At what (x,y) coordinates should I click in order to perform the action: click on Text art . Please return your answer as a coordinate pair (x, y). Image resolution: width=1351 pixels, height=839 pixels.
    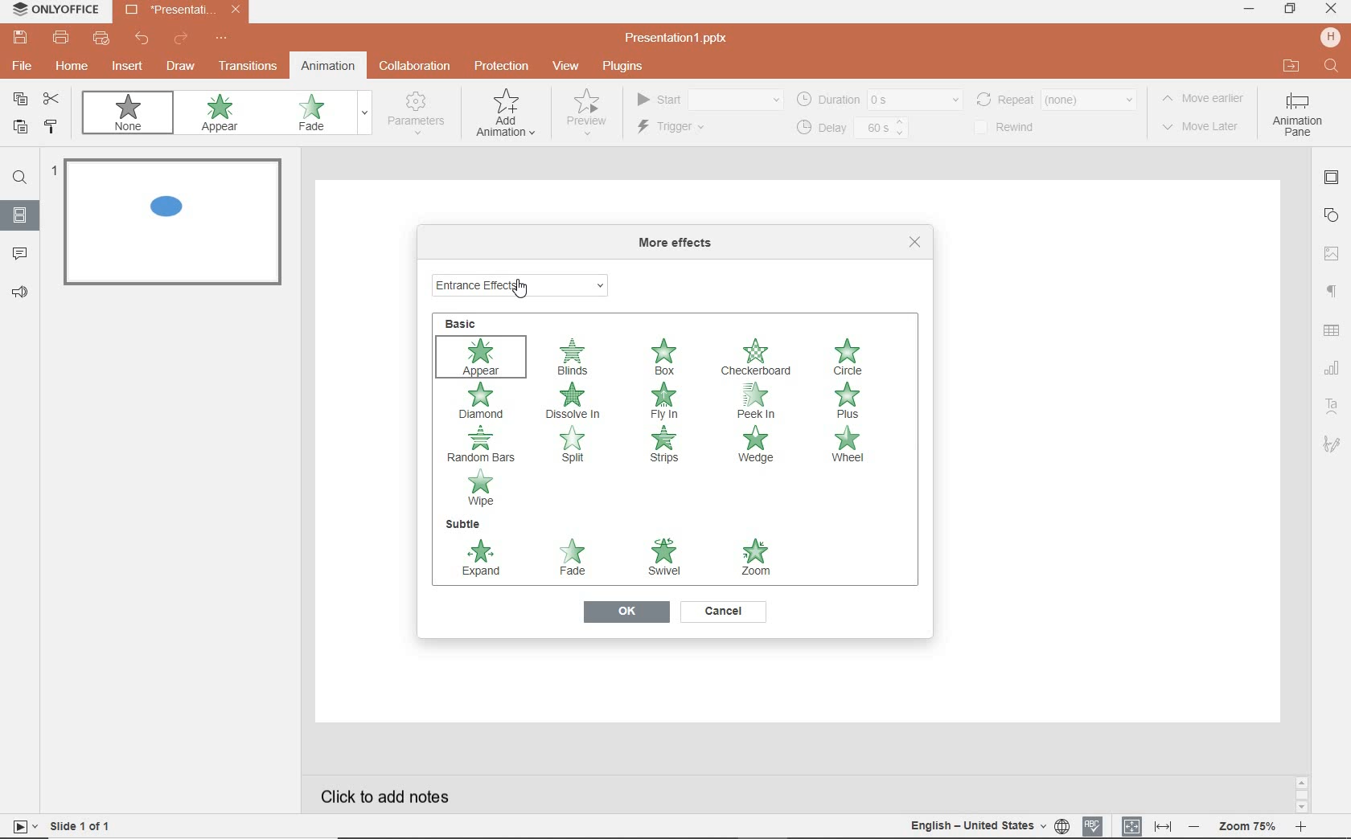
    Looking at the image, I should click on (1330, 404).